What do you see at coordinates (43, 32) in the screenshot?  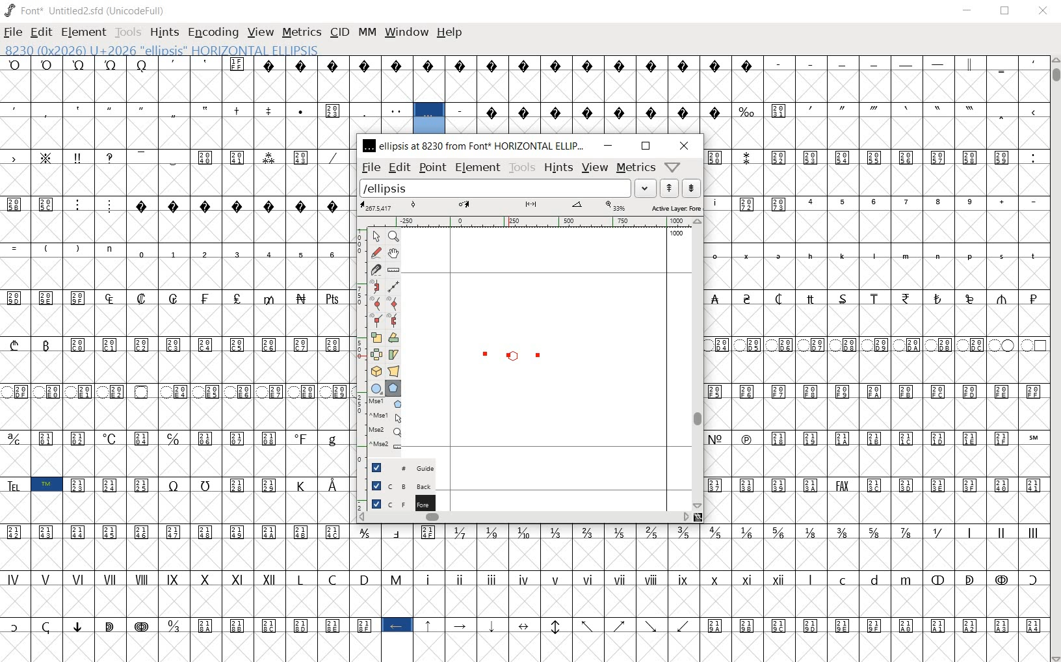 I see `EDIT` at bounding box center [43, 32].